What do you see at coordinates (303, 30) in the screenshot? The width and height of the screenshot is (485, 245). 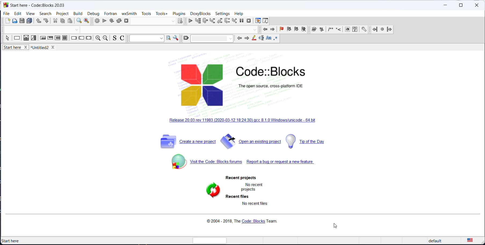 I see `remove bookmark` at bounding box center [303, 30].